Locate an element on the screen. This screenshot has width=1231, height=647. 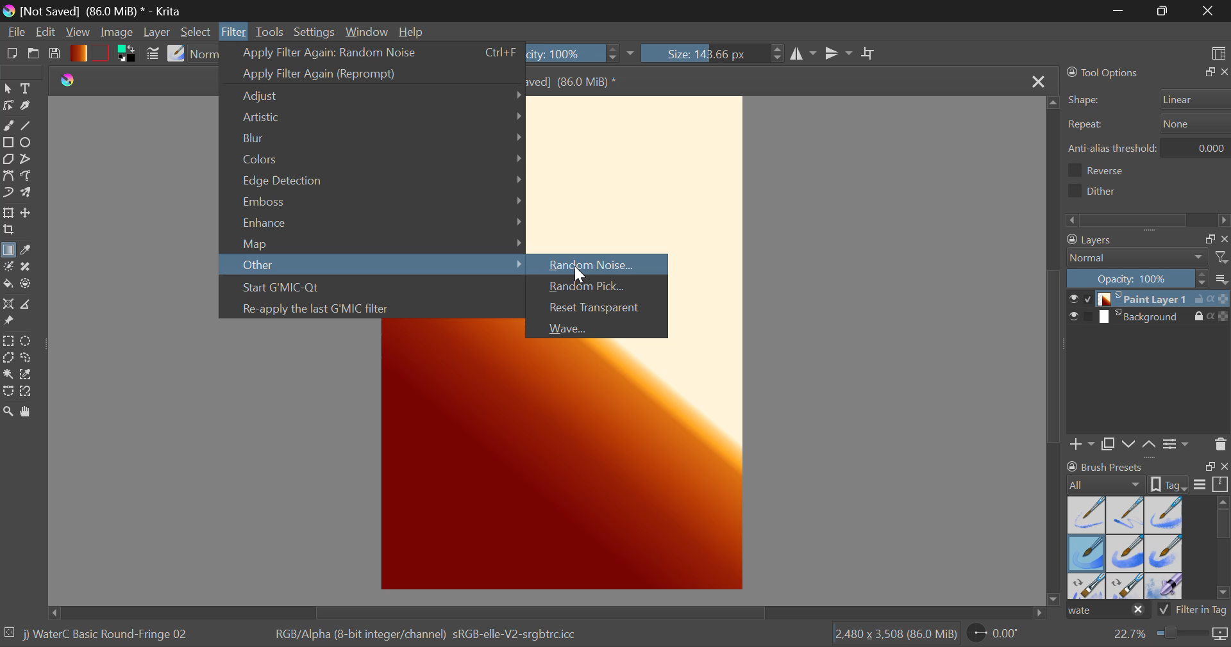
expand  is located at coordinates (1207, 72).